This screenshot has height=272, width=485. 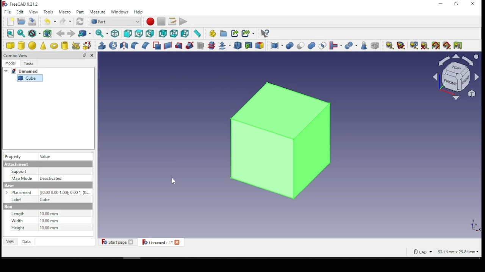 What do you see at coordinates (11, 33) in the screenshot?
I see `fit all` at bounding box center [11, 33].